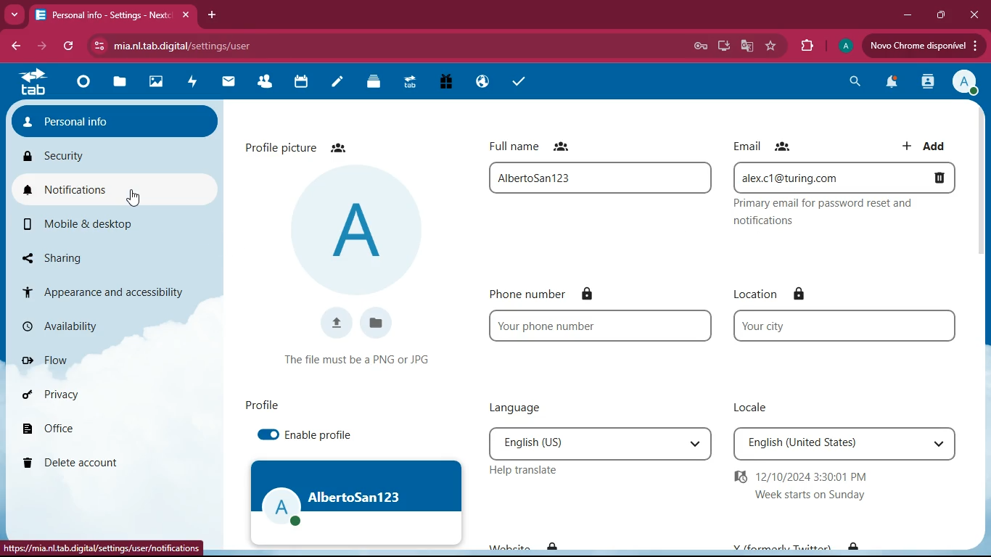  Describe the element at coordinates (13, 15) in the screenshot. I see `more` at that location.